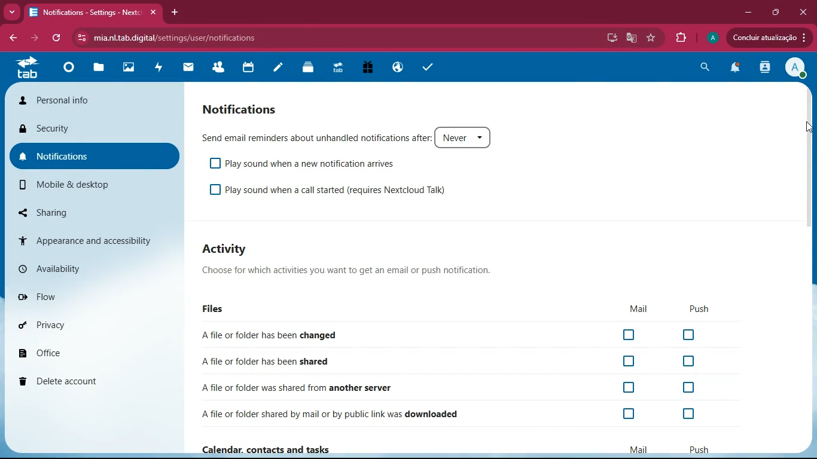 This screenshot has width=817, height=459. Describe the element at coordinates (175, 11) in the screenshot. I see `add tab` at that location.